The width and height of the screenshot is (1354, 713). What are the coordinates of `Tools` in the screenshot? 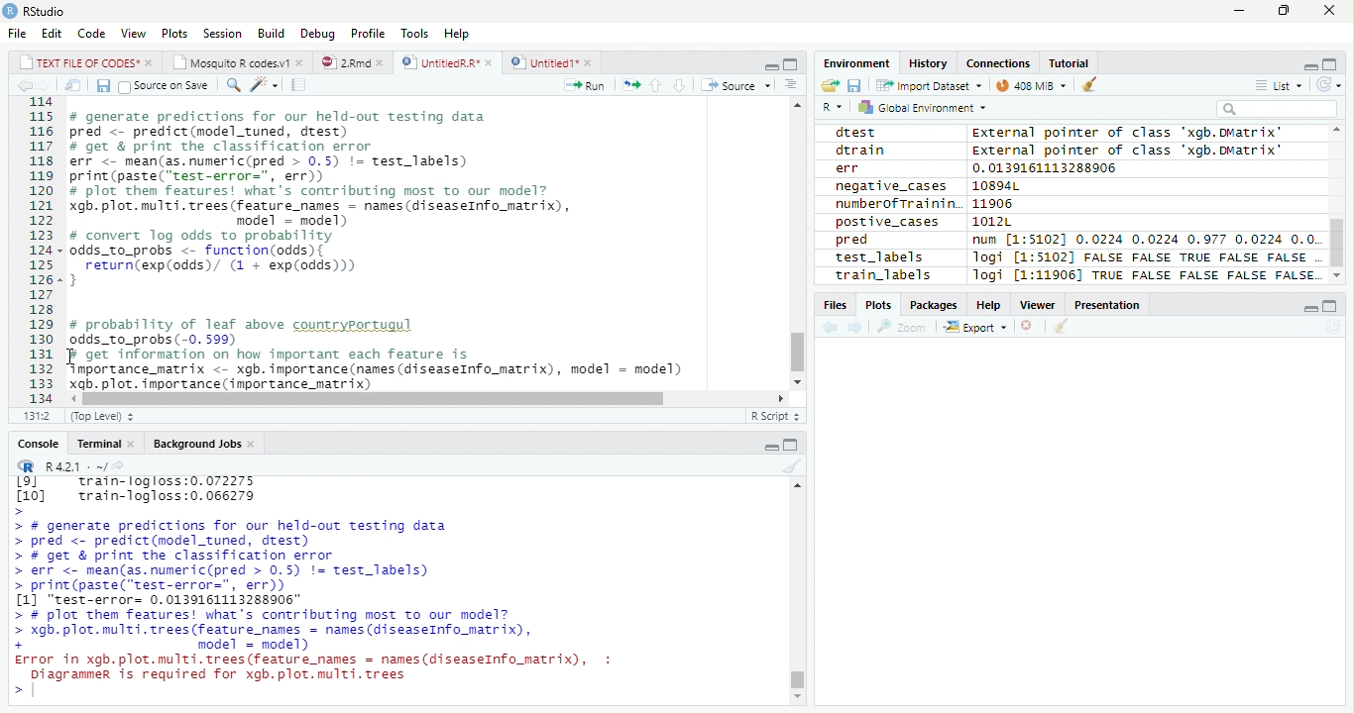 It's located at (414, 33).